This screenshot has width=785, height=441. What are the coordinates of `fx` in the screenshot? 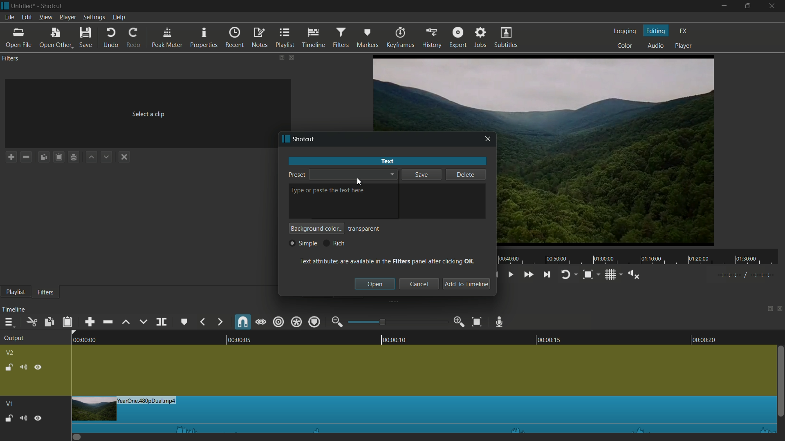 It's located at (684, 31).